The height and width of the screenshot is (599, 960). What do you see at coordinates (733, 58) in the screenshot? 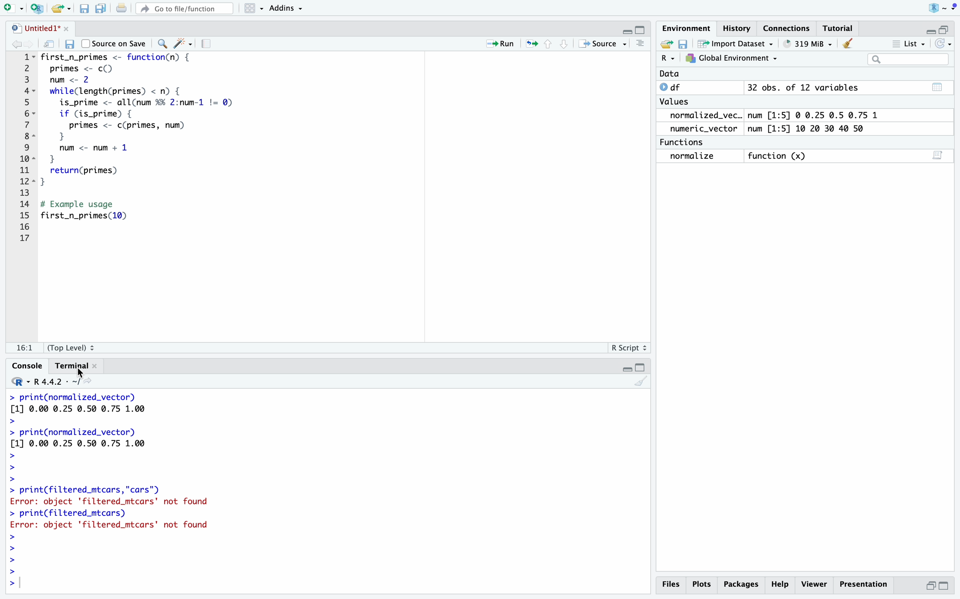
I see `7} Global Environment ~` at bounding box center [733, 58].